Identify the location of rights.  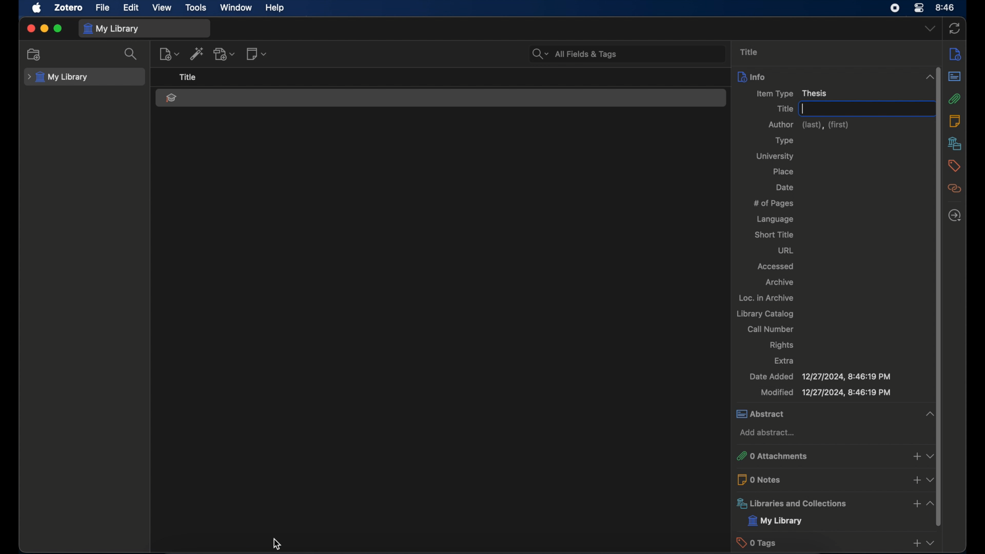
(781, 345).